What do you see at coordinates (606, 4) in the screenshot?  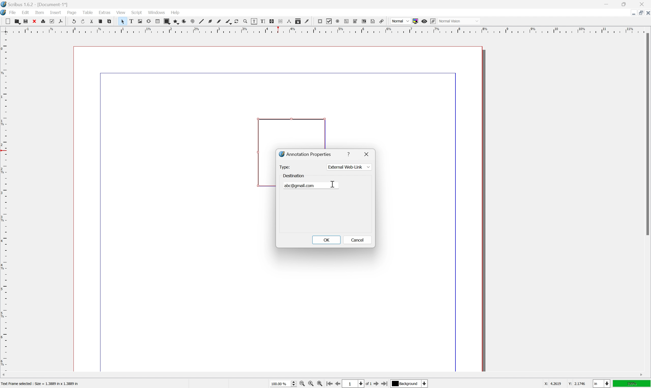 I see `minimize` at bounding box center [606, 4].